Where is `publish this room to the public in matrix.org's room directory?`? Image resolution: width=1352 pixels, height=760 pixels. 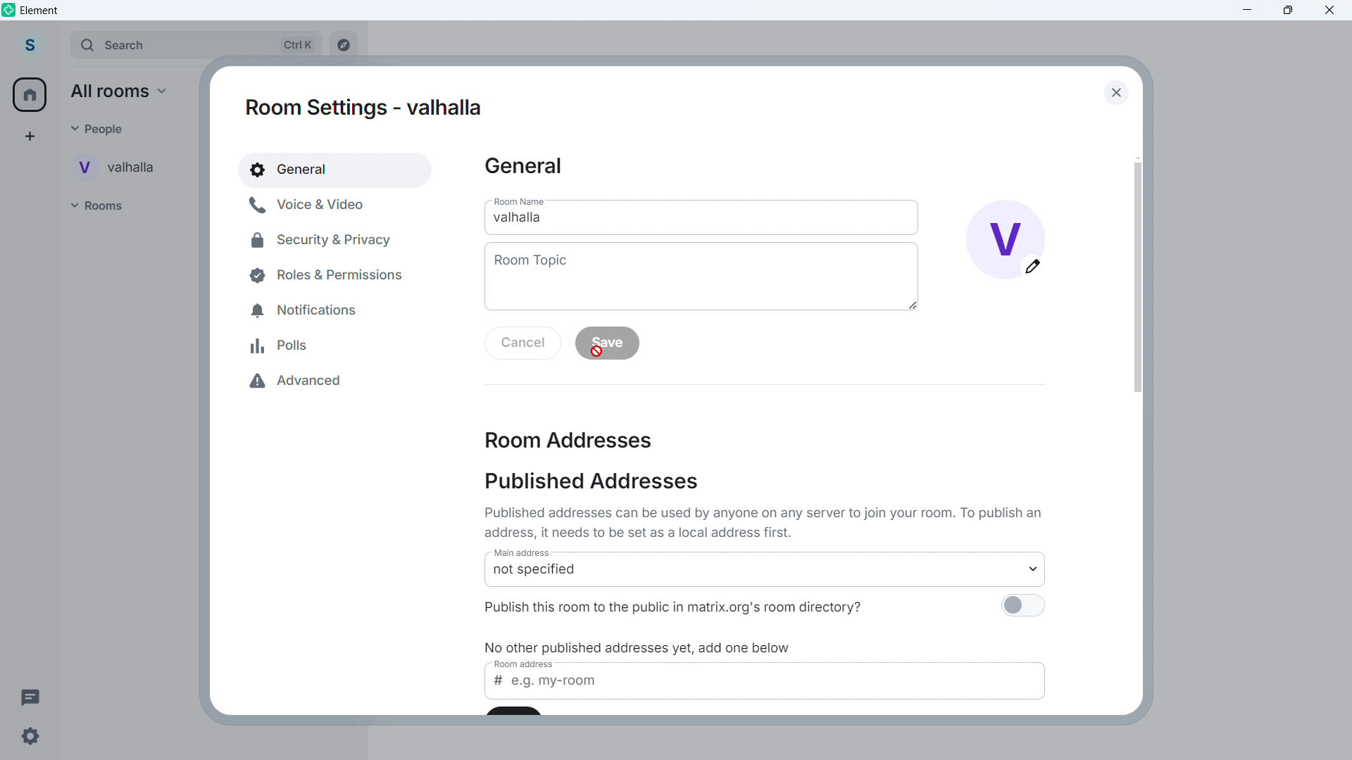 publish this room to the public in matrix.org's room directory? is located at coordinates (695, 606).